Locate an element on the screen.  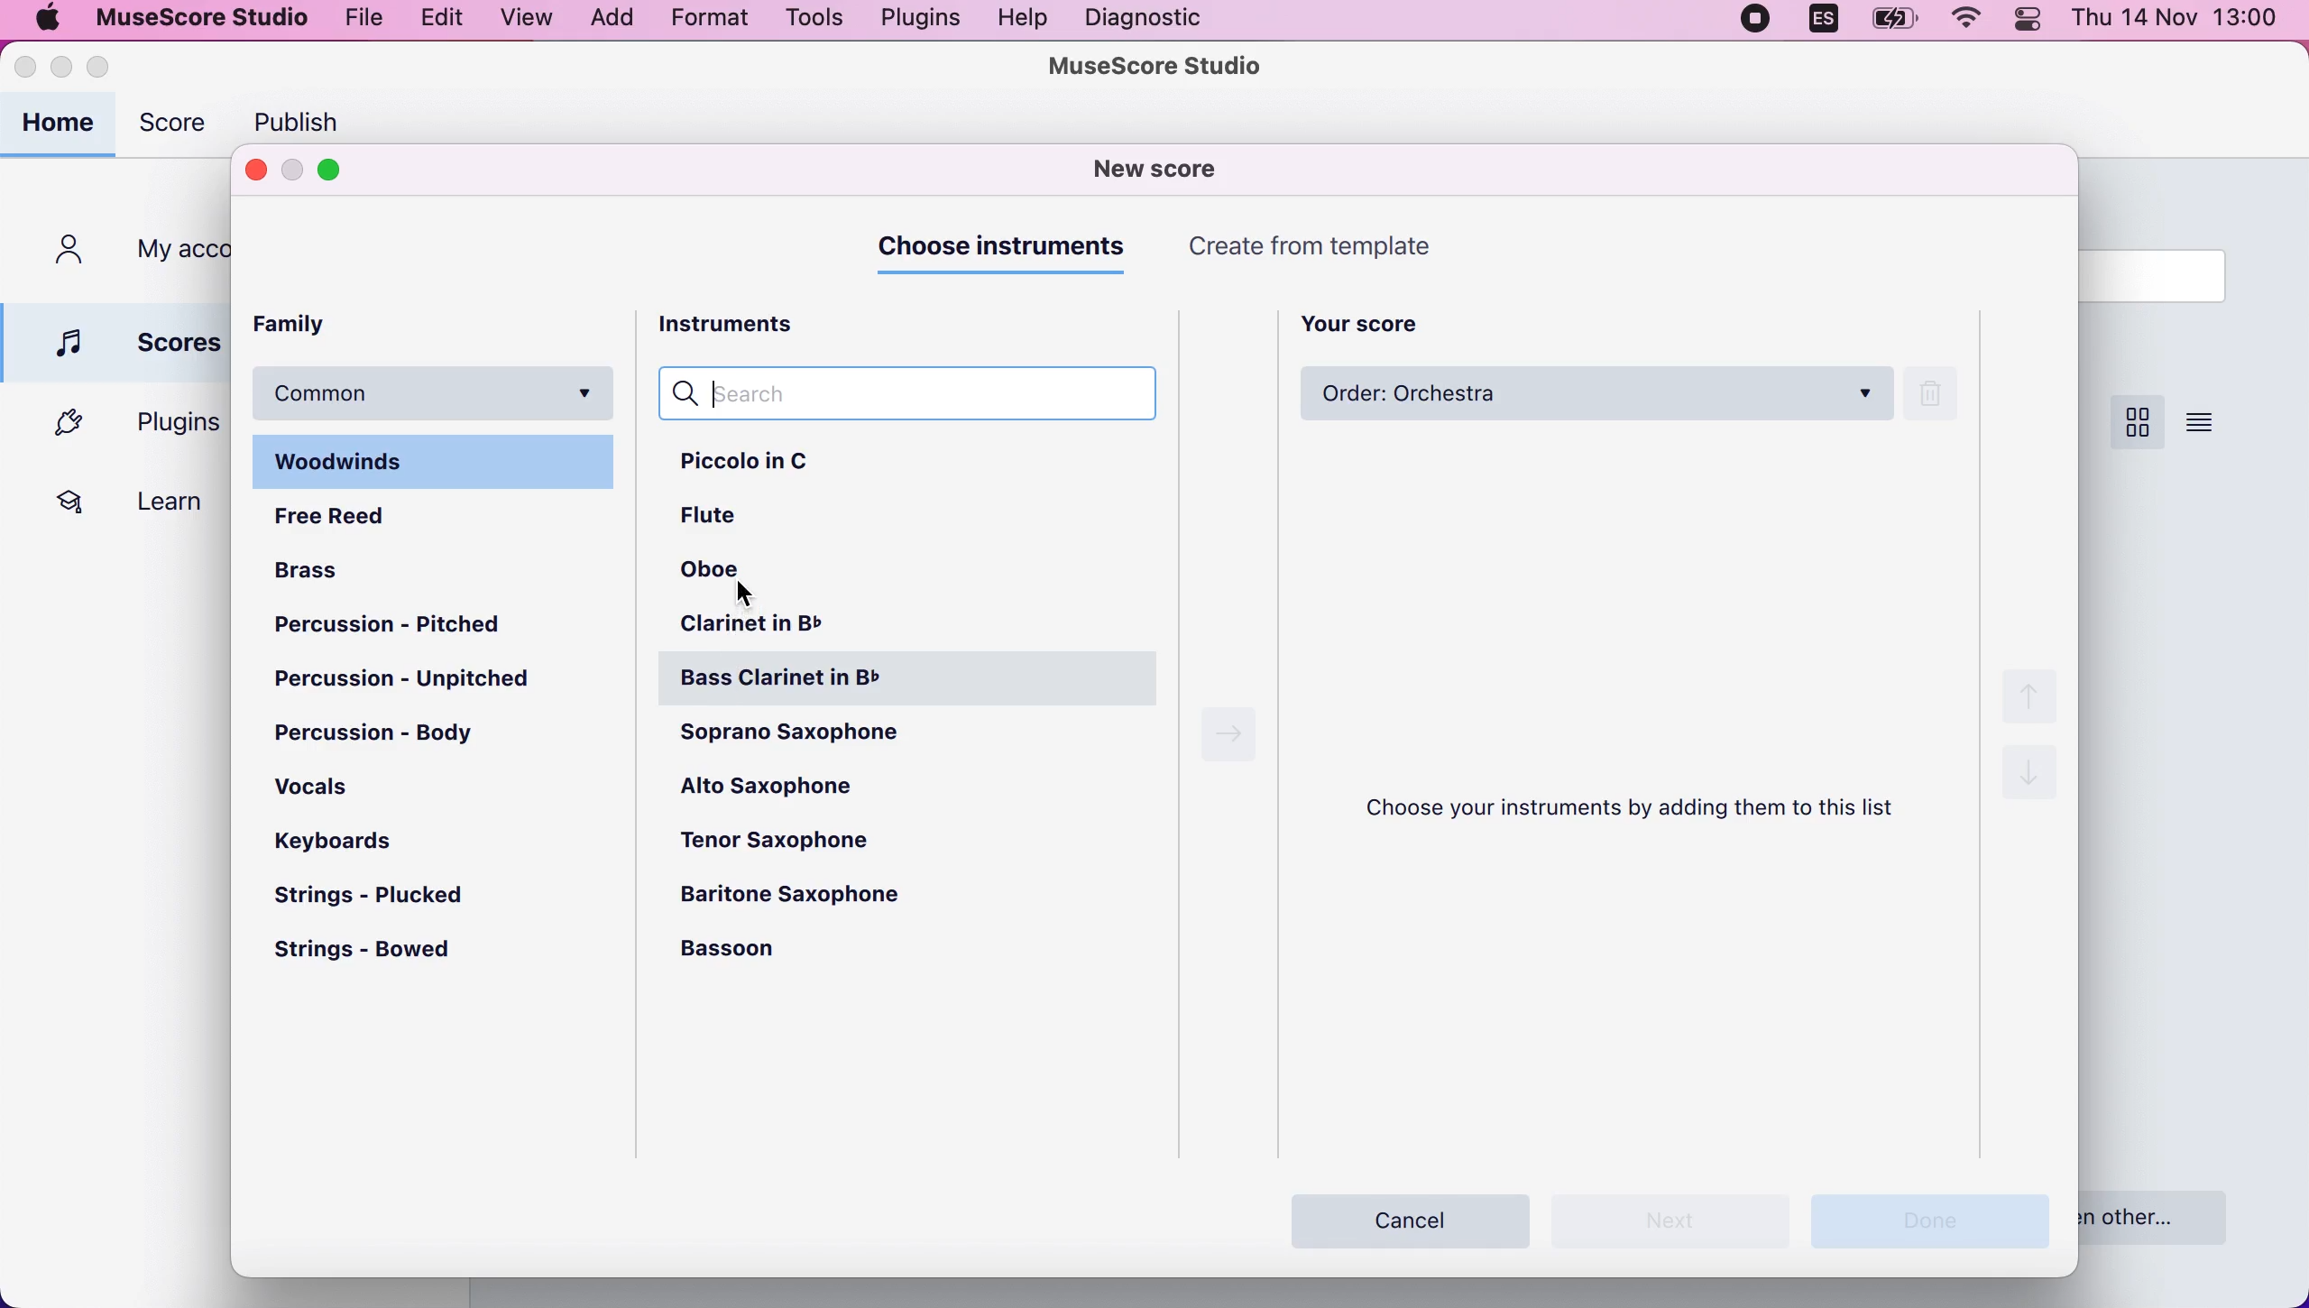
clarinet in b is located at coordinates (791, 628).